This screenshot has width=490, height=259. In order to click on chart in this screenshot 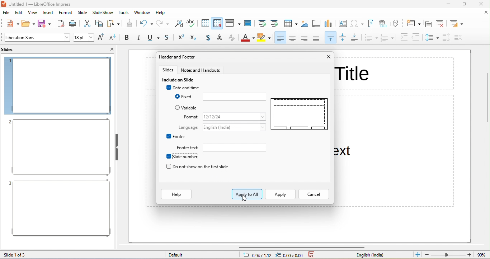, I will do `click(330, 24)`.